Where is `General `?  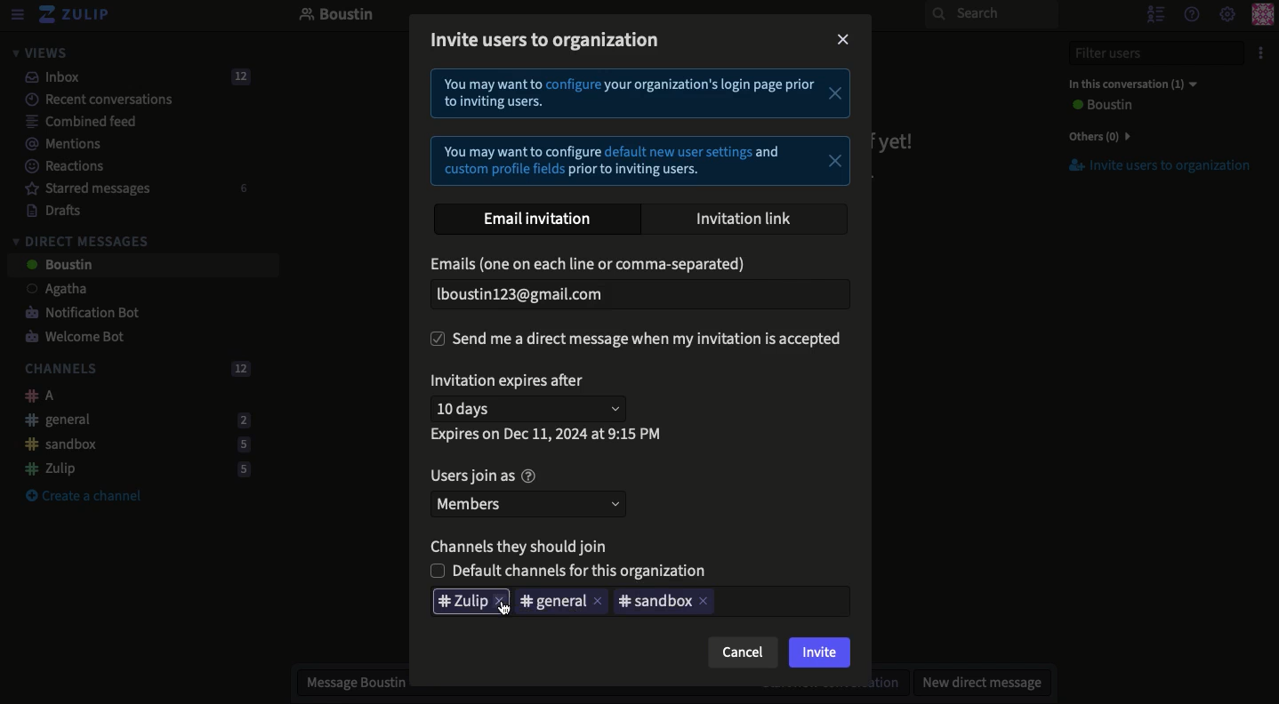 General  is located at coordinates (133, 419).